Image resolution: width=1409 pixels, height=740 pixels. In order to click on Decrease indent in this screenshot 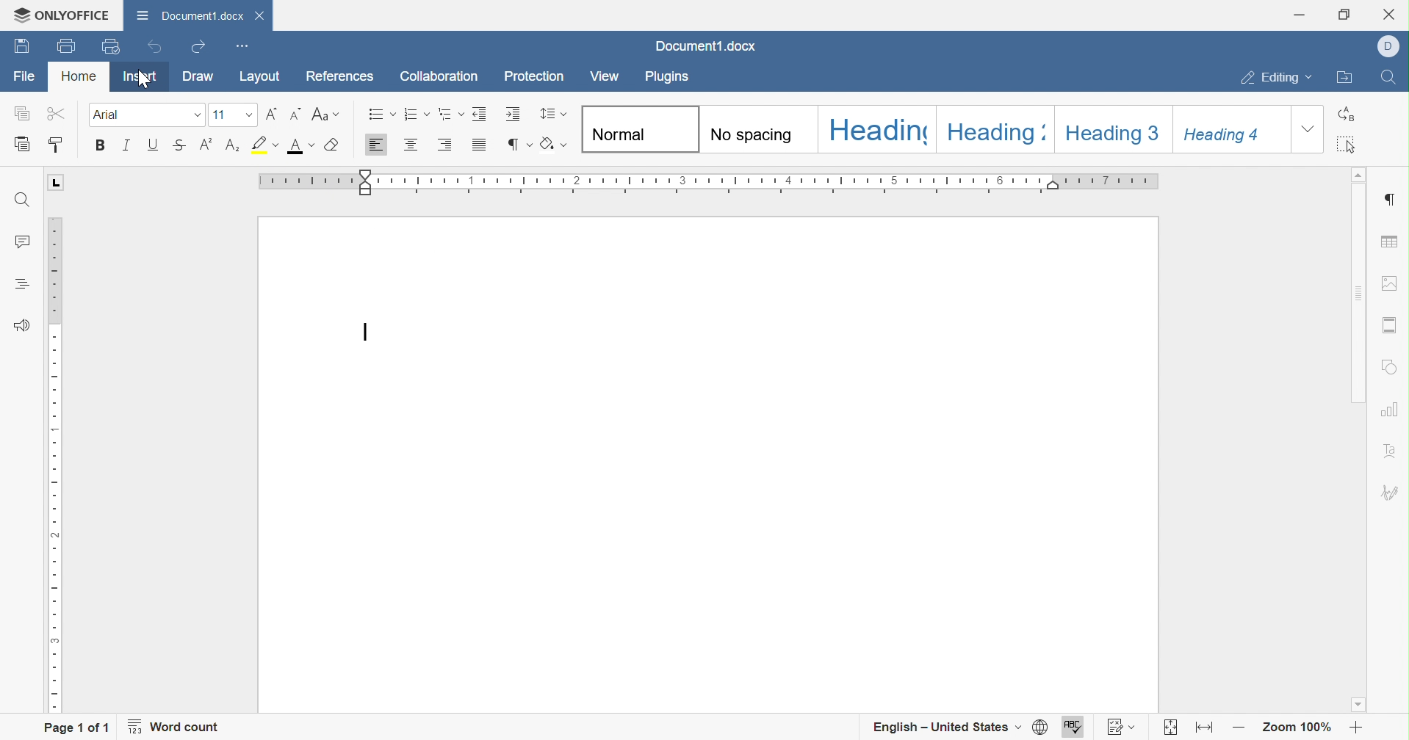, I will do `click(480, 113)`.